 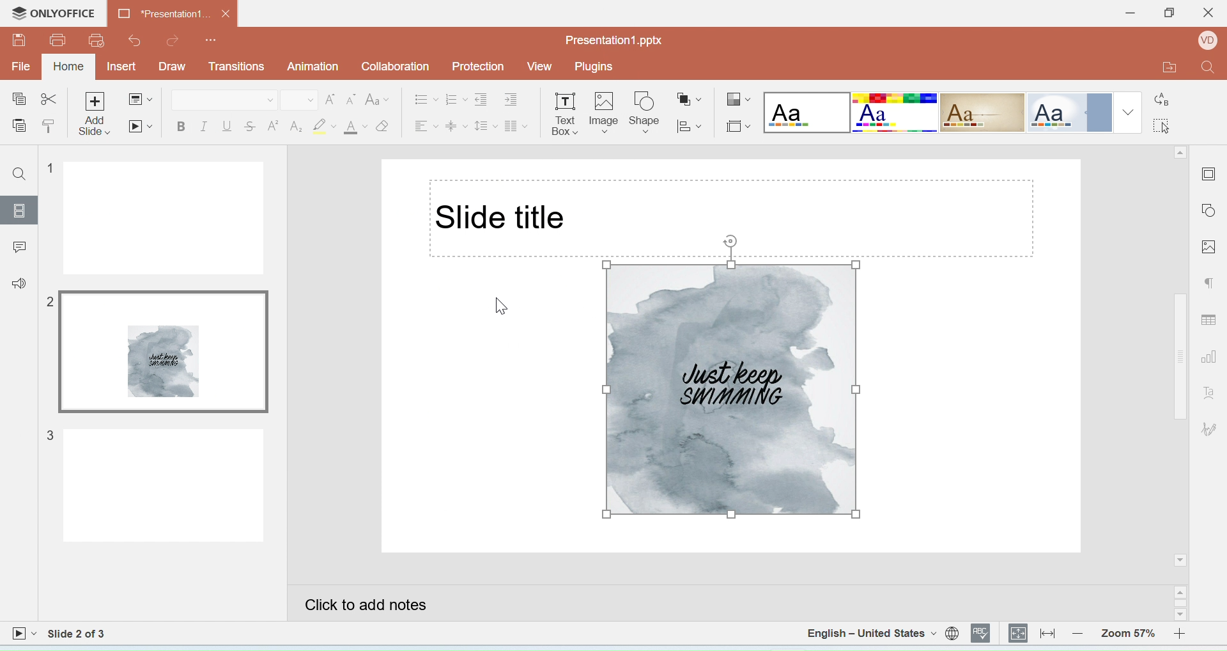 What do you see at coordinates (730, 393) in the screenshot?
I see `image is inserted` at bounding box center [730, 393].